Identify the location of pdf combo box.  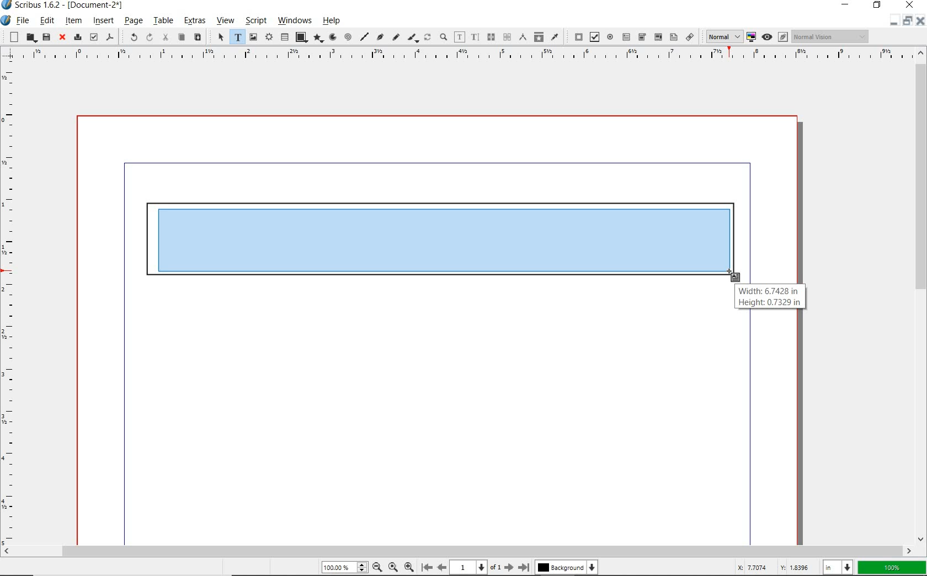
(642, 38).